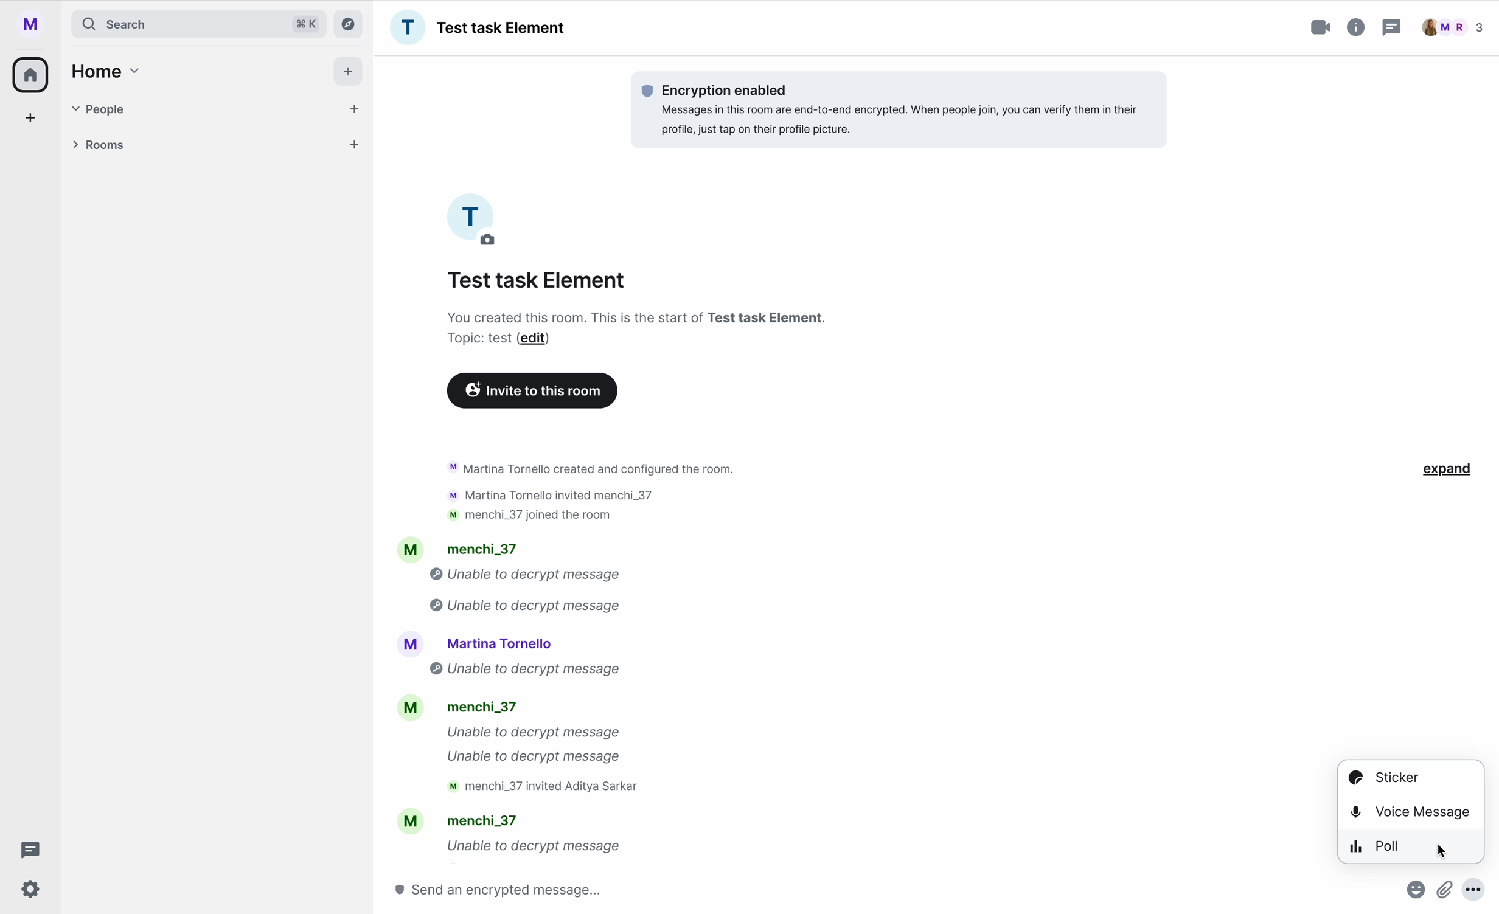  What do you see at coordinates (1413, 895) in the screenshot?
I see `emojis` at bounding box center [1413, 895].